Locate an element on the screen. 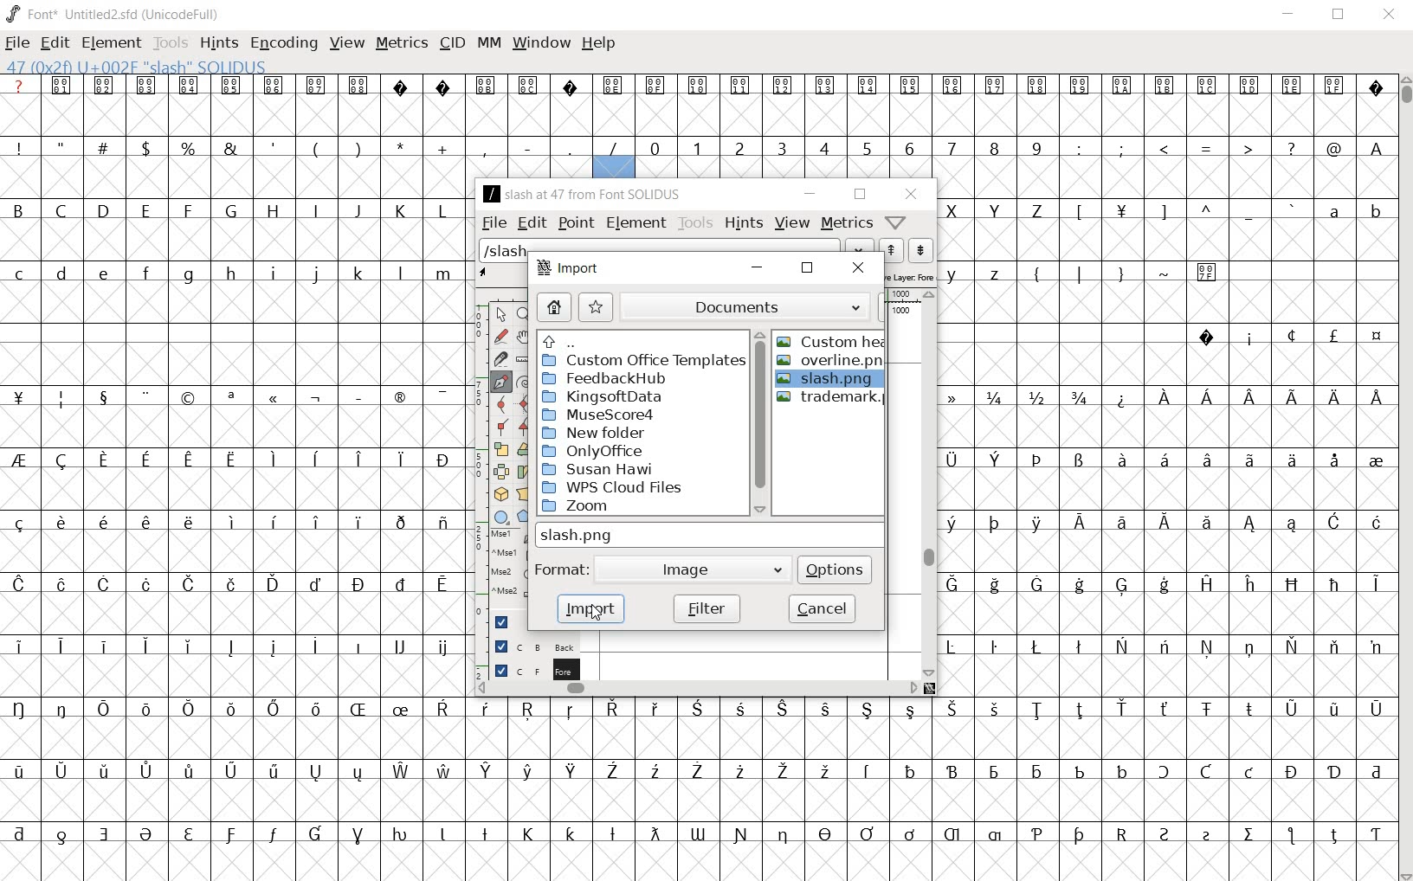  TOOLS is located at coordinates (170, 44).